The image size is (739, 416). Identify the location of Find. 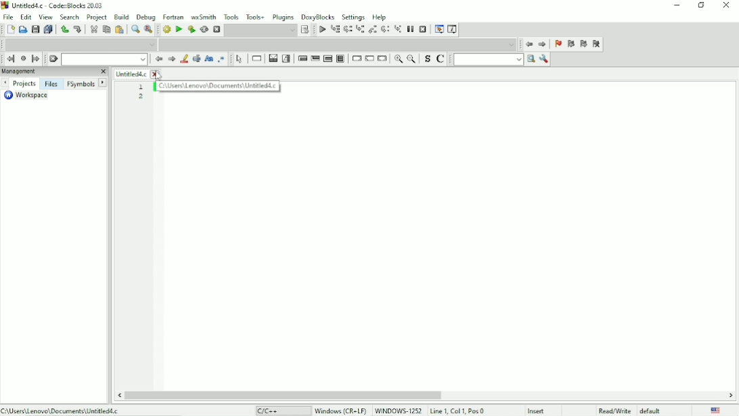
(134, 29).